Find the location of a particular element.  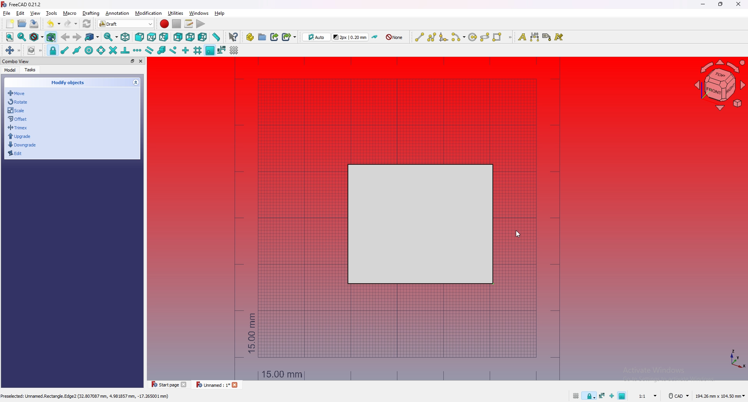

fit all selection is located at coordinates (21, 37).